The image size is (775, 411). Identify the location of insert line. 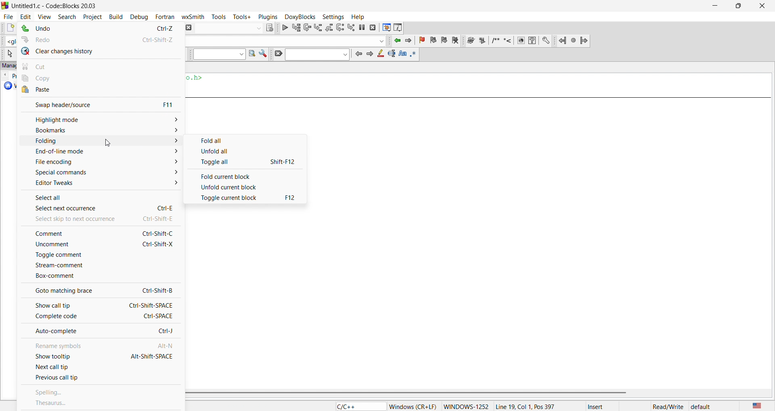
(509, 40).